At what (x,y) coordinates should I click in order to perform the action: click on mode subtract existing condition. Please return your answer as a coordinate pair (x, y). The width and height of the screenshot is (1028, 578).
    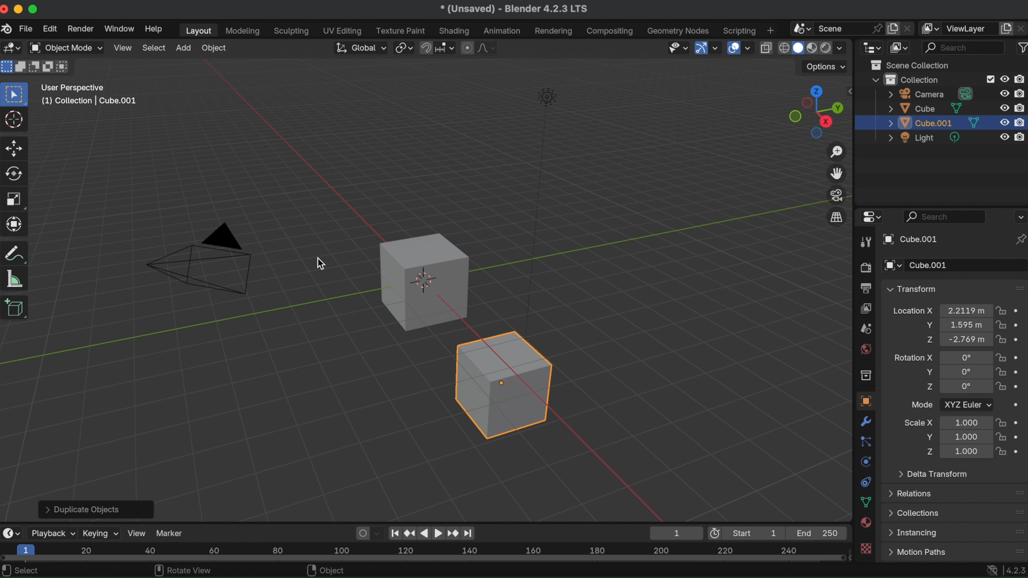
    Looking at the image, I should click on (35, 67).